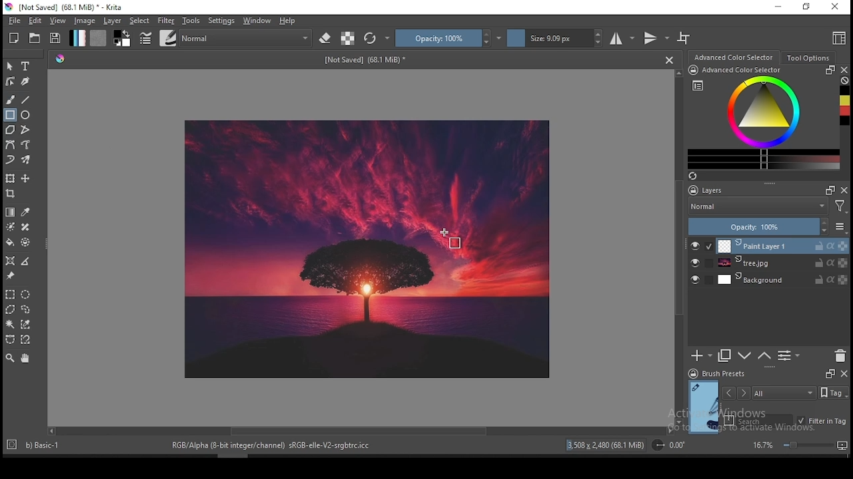 This screenshot has width=853, height=479. Describe the element at coordinates (26, 66) in the screenshot. I see `text tool` at that location.